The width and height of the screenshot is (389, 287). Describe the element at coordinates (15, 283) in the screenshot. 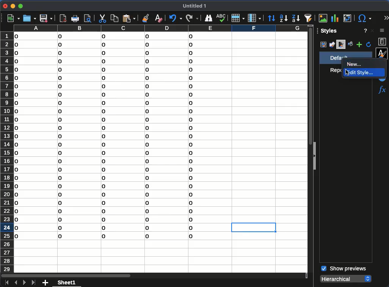

I see `previous sheet` at that location.